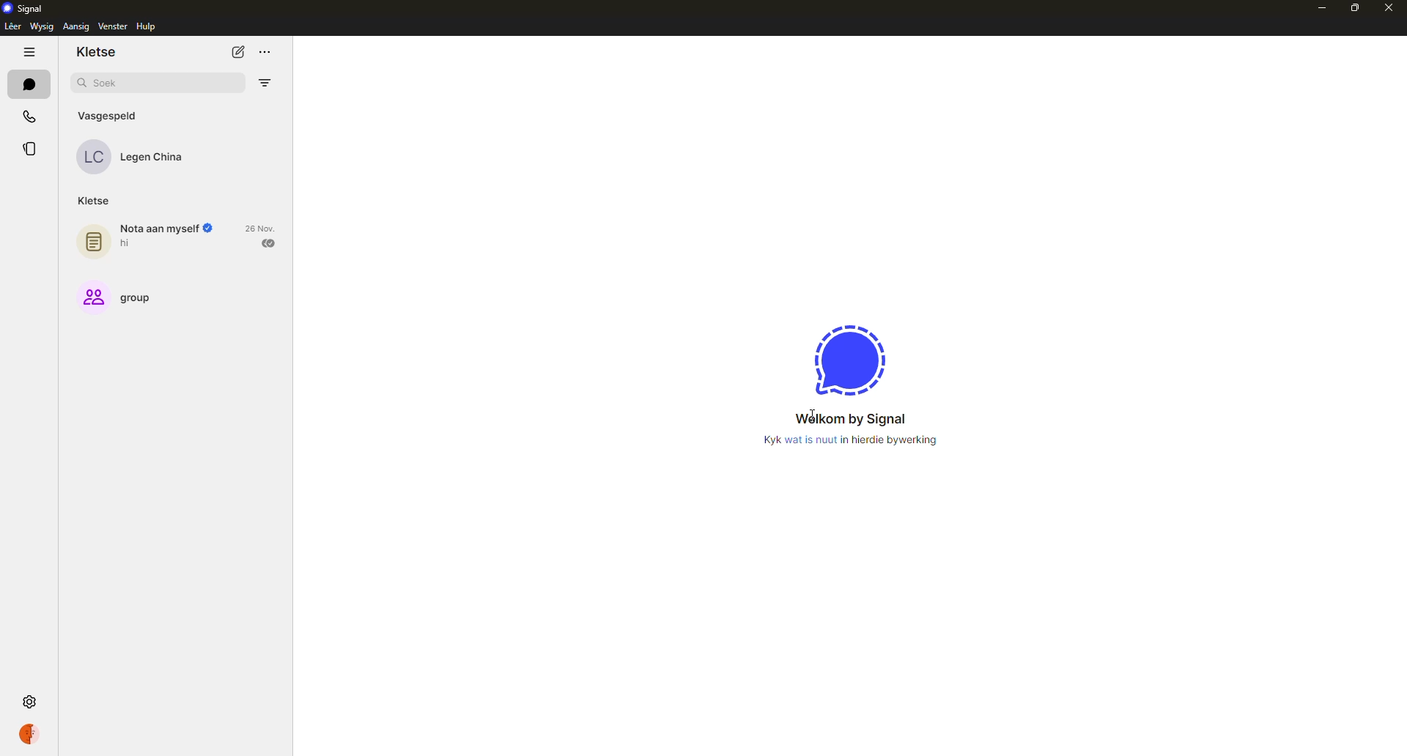 The height and width of the screenshot is (756, 1407). I want to click on calls, so click(31, 116).